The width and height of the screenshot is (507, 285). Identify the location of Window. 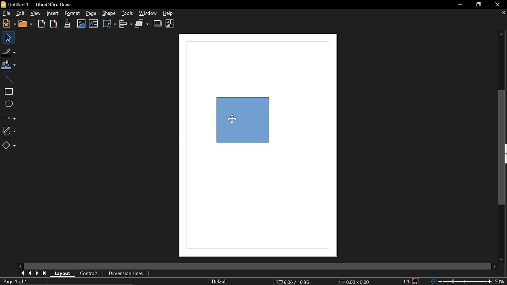
(148, 13).